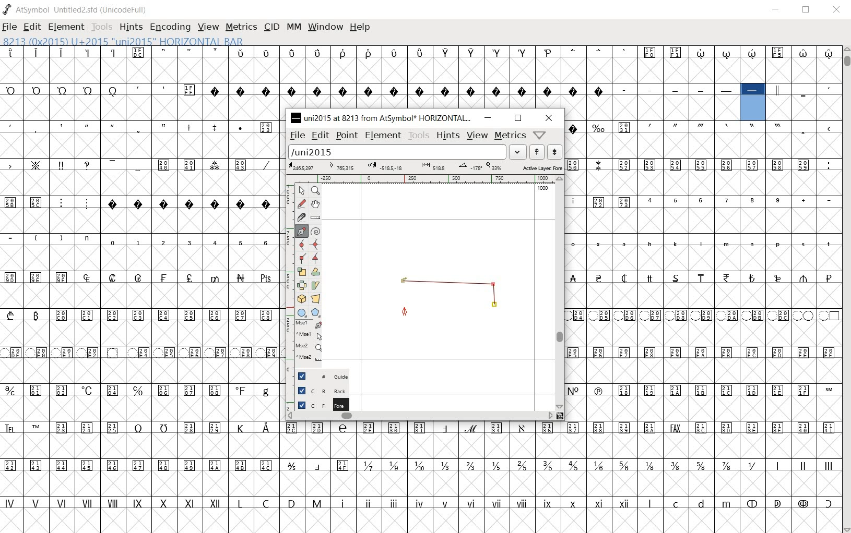  Describe the element at coordinates (271, 27) in the screenshot. I see `CID` at that location.